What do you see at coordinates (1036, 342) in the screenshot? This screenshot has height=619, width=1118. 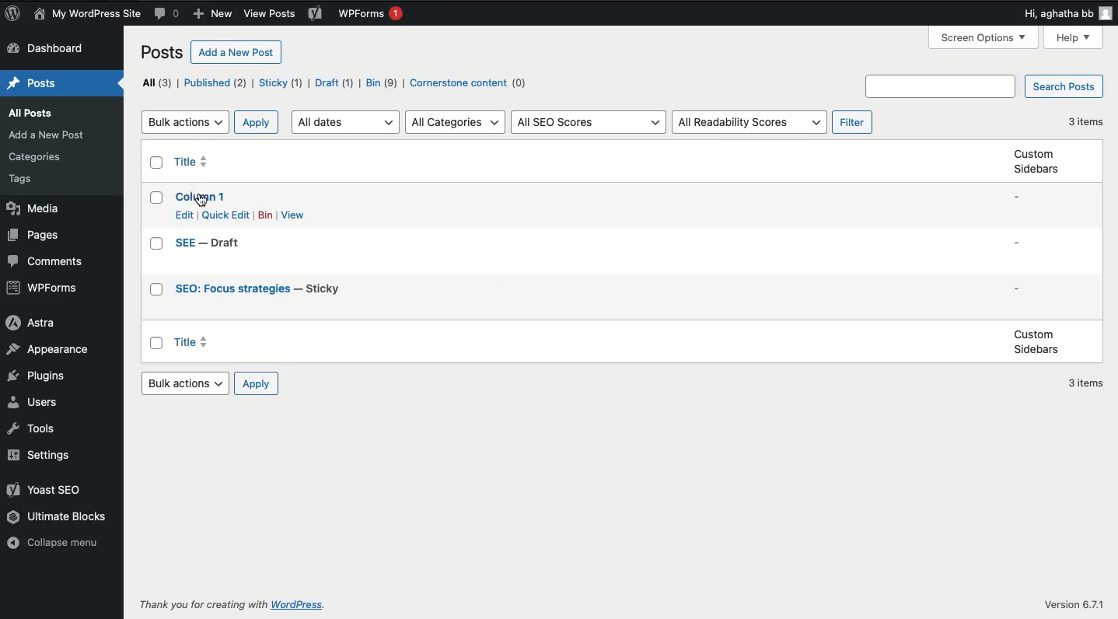 I see `Custom sidebars` at bounding box center [1036, 342].